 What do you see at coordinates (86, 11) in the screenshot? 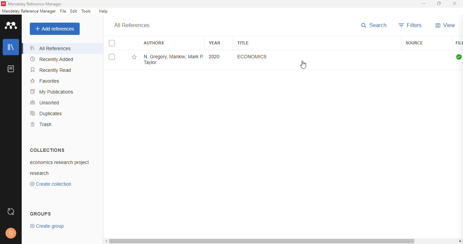
I see `tools` at bounding box center [86, 11].